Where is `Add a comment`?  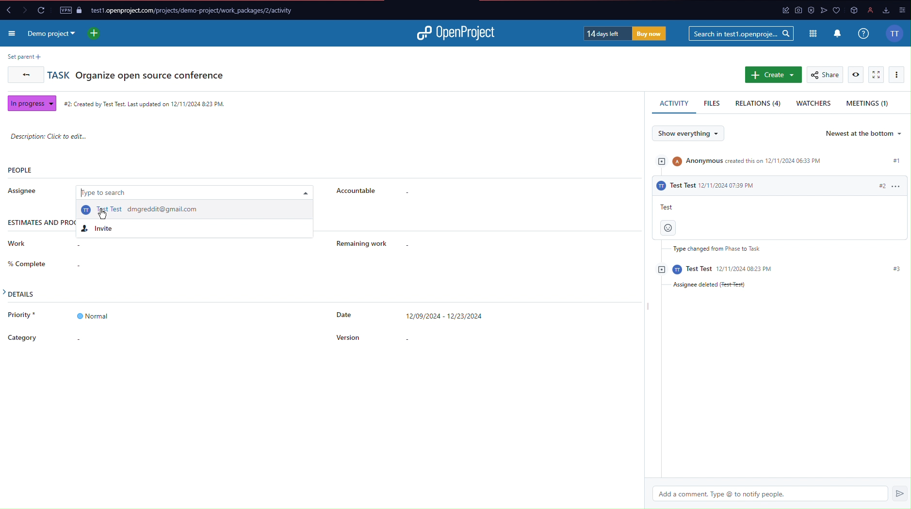 Add a comment is located at coordinates (783, 493).